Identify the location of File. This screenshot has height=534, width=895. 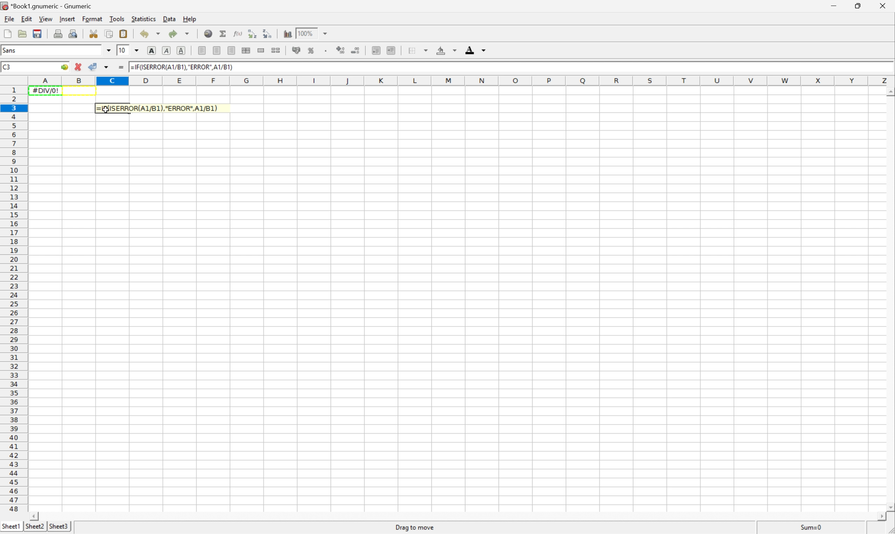
(10, 19).